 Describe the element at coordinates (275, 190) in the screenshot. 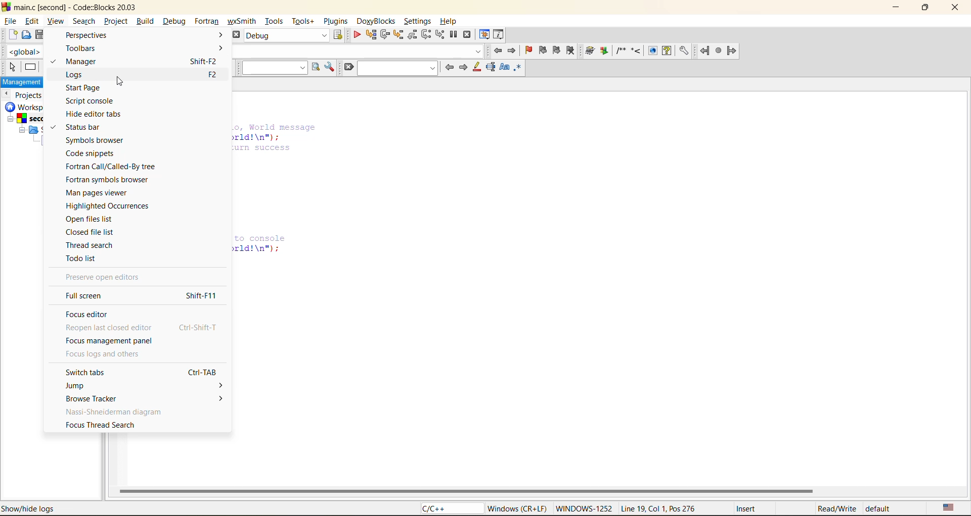

I see `code editor` at that location.